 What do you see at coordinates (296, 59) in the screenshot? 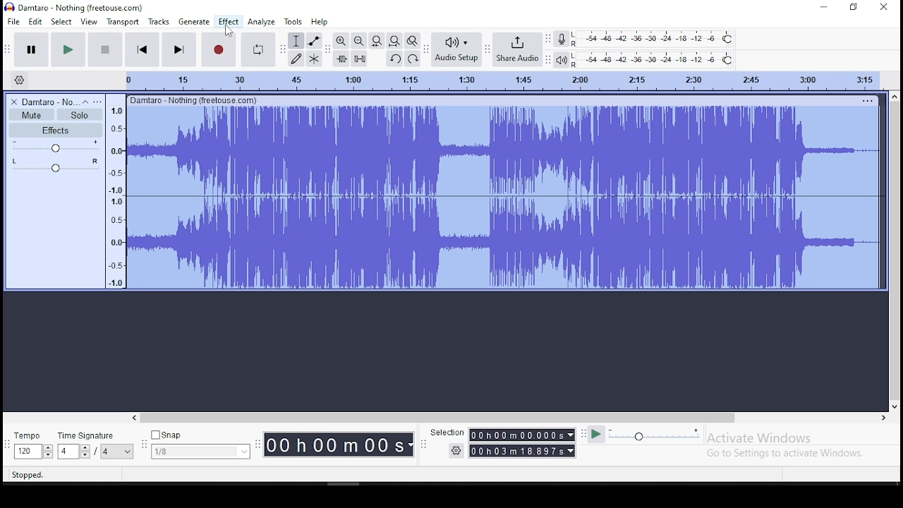
I see `draw tool` at bounding box center [296, 59].